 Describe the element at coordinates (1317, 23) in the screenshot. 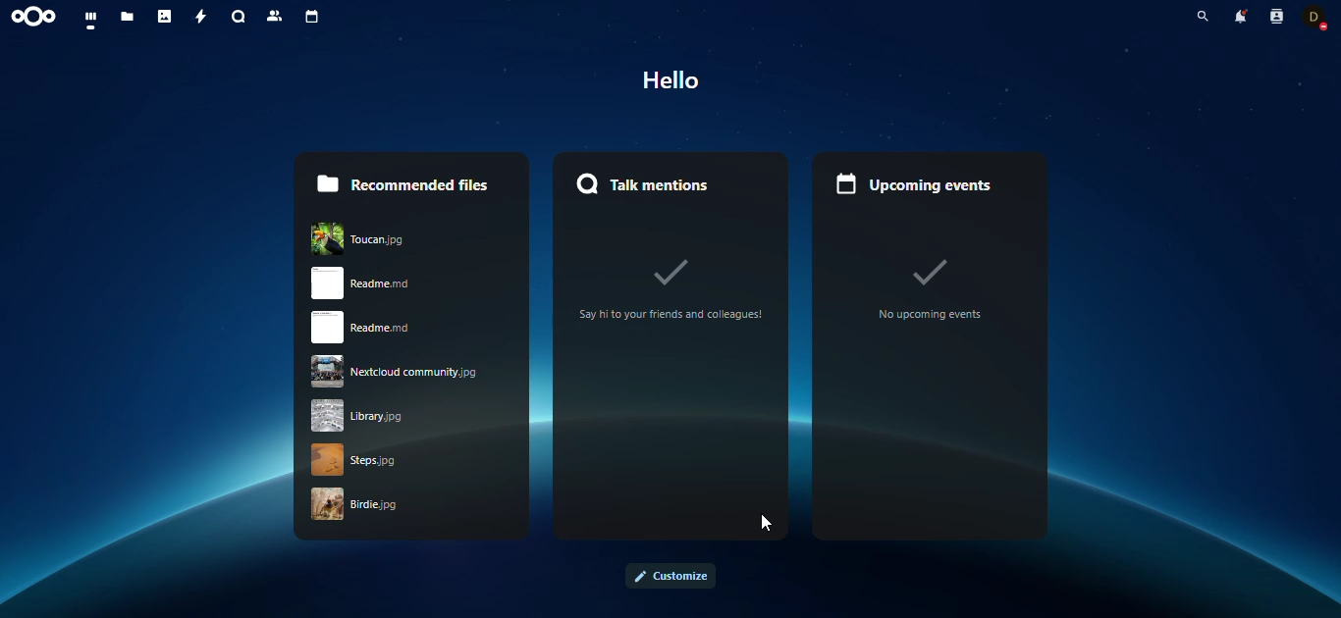

I see `status changed` at that location.